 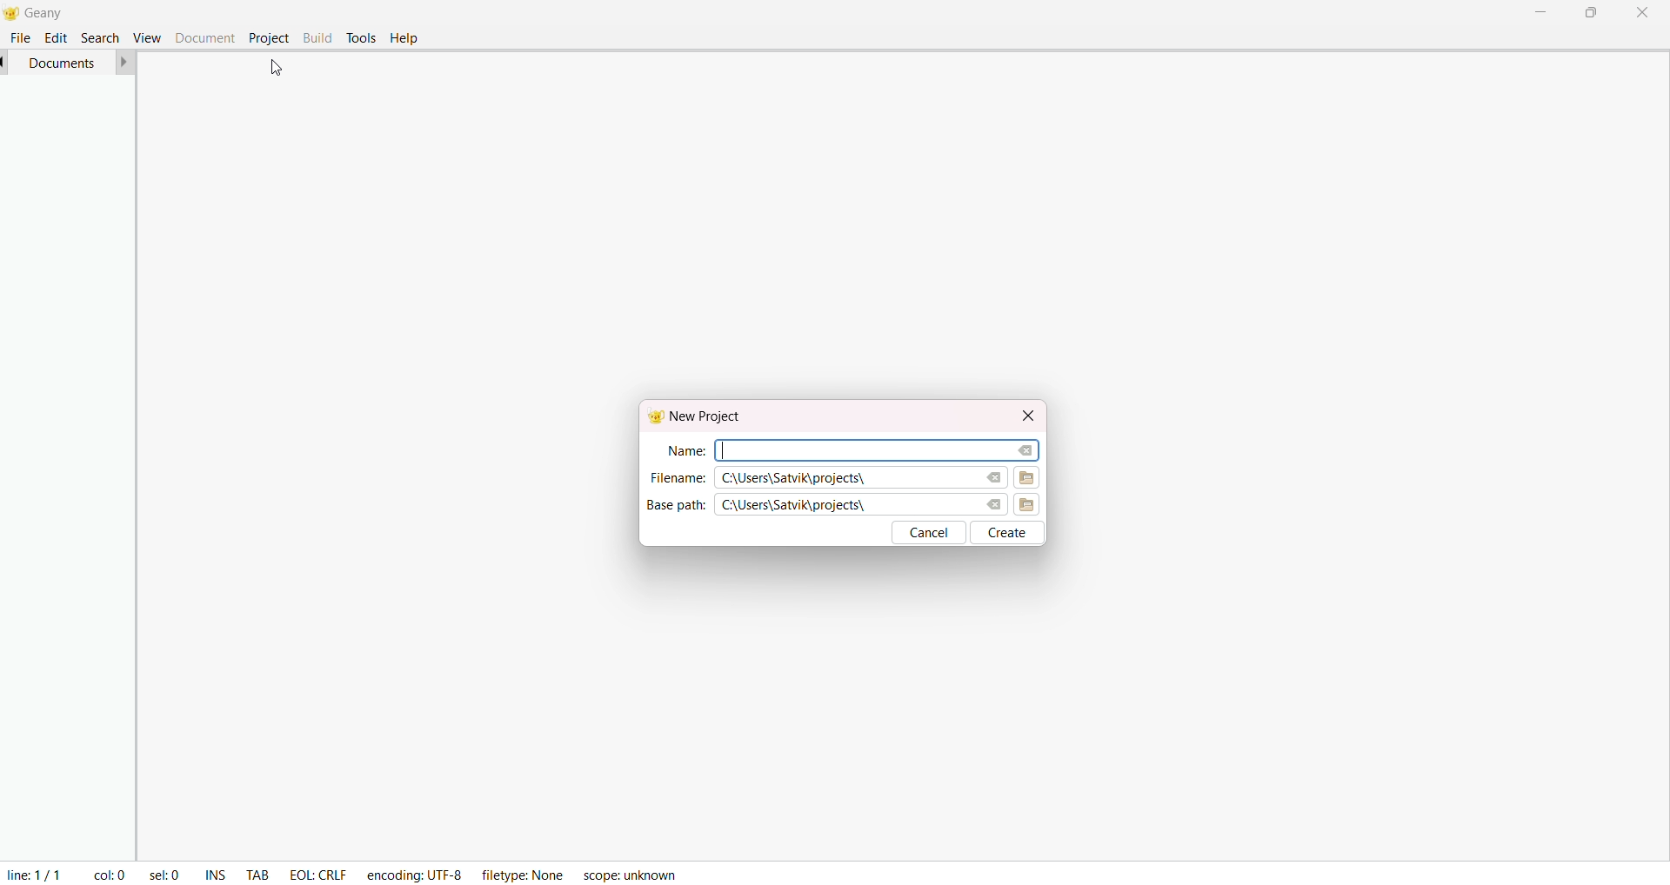 I want to click on encoding: UTF-8, so click(x=415, y=872).